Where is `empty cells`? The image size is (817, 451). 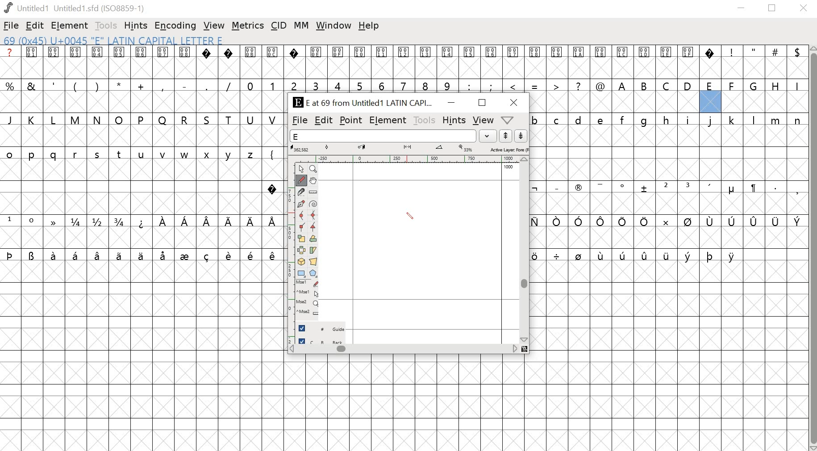
empty cells is located at coordinates (670, 356).